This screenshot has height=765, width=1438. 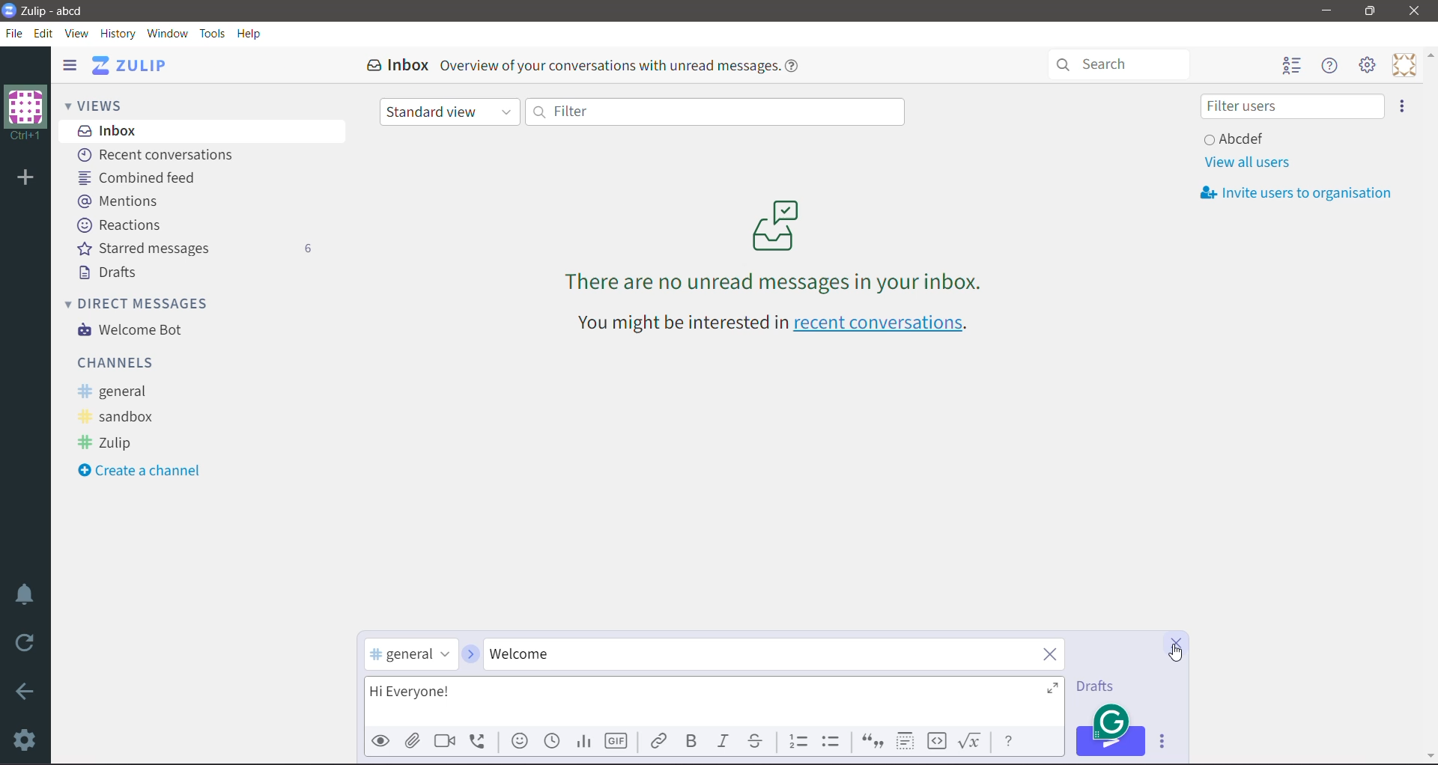 What do you see at coordinates (520, 741) in the screenshot?
I see `Add emoji` at bounding box center [520, 741].